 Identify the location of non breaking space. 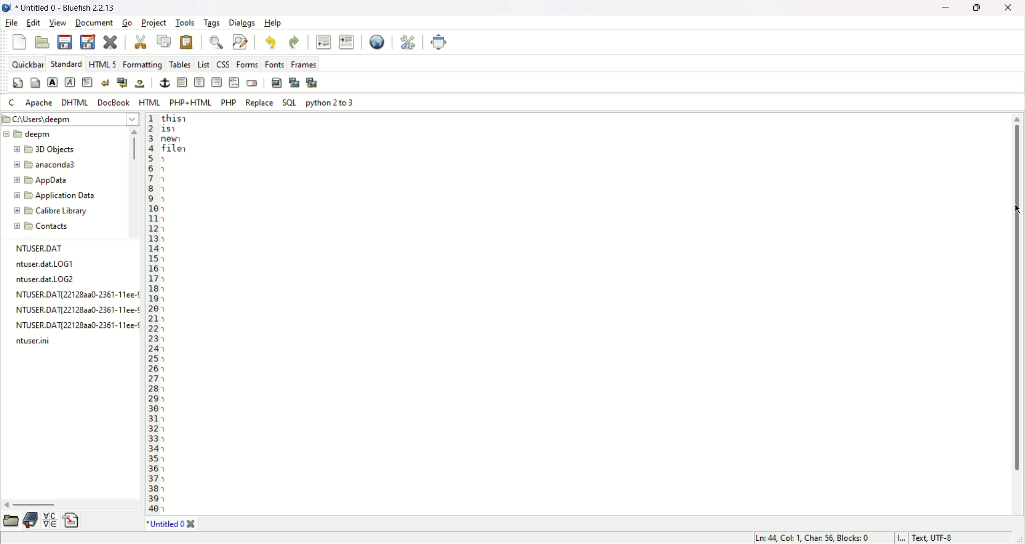
(139, 84).